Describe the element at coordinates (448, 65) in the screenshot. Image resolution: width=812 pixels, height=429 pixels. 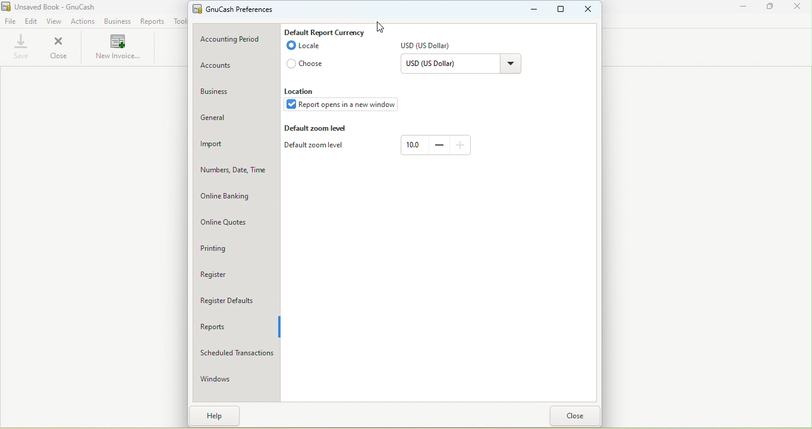
I see `Text box` at that location.